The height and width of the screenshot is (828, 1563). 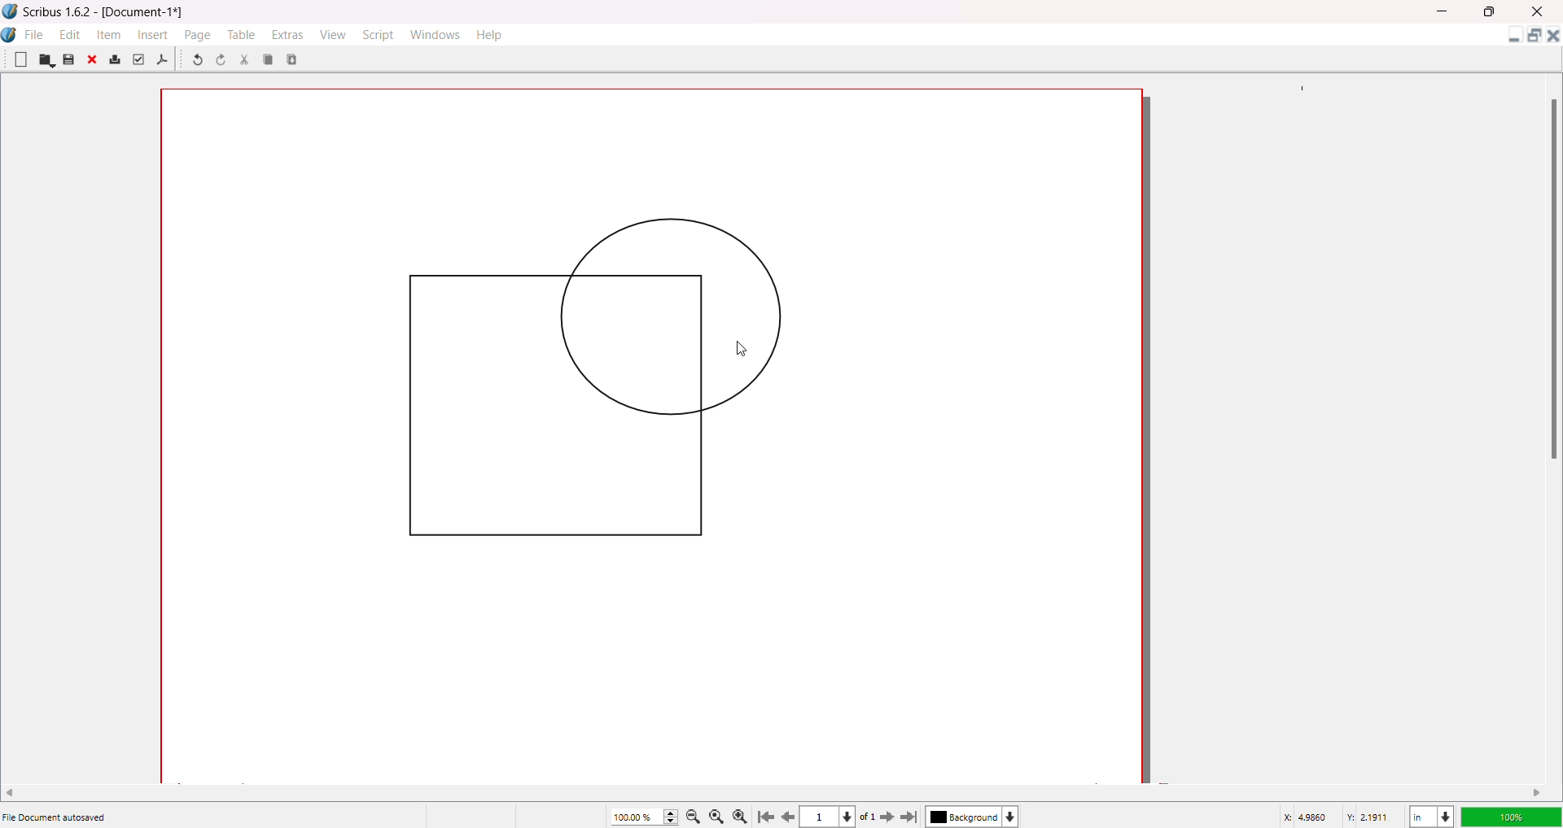 I want to click on Logo, so click(x=11, y=35).